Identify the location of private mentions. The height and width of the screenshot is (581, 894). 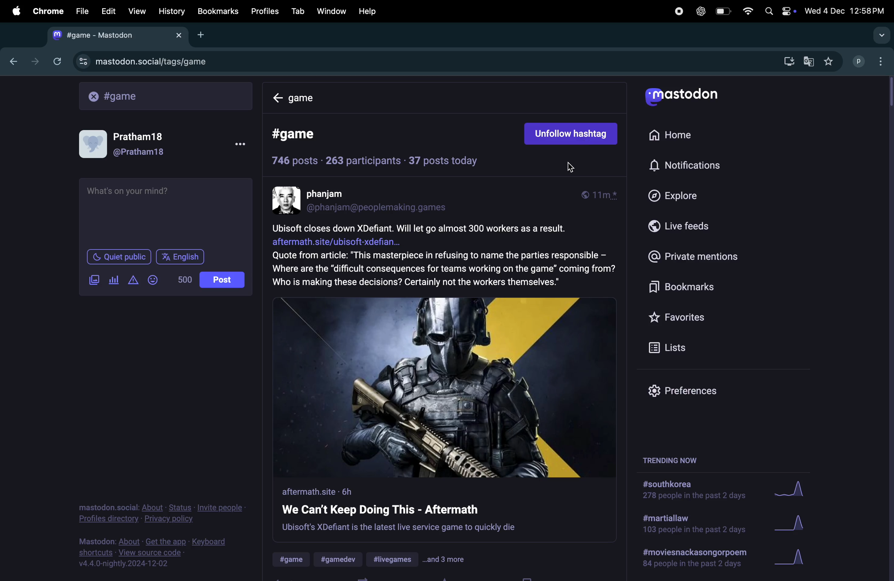
(705, 256).